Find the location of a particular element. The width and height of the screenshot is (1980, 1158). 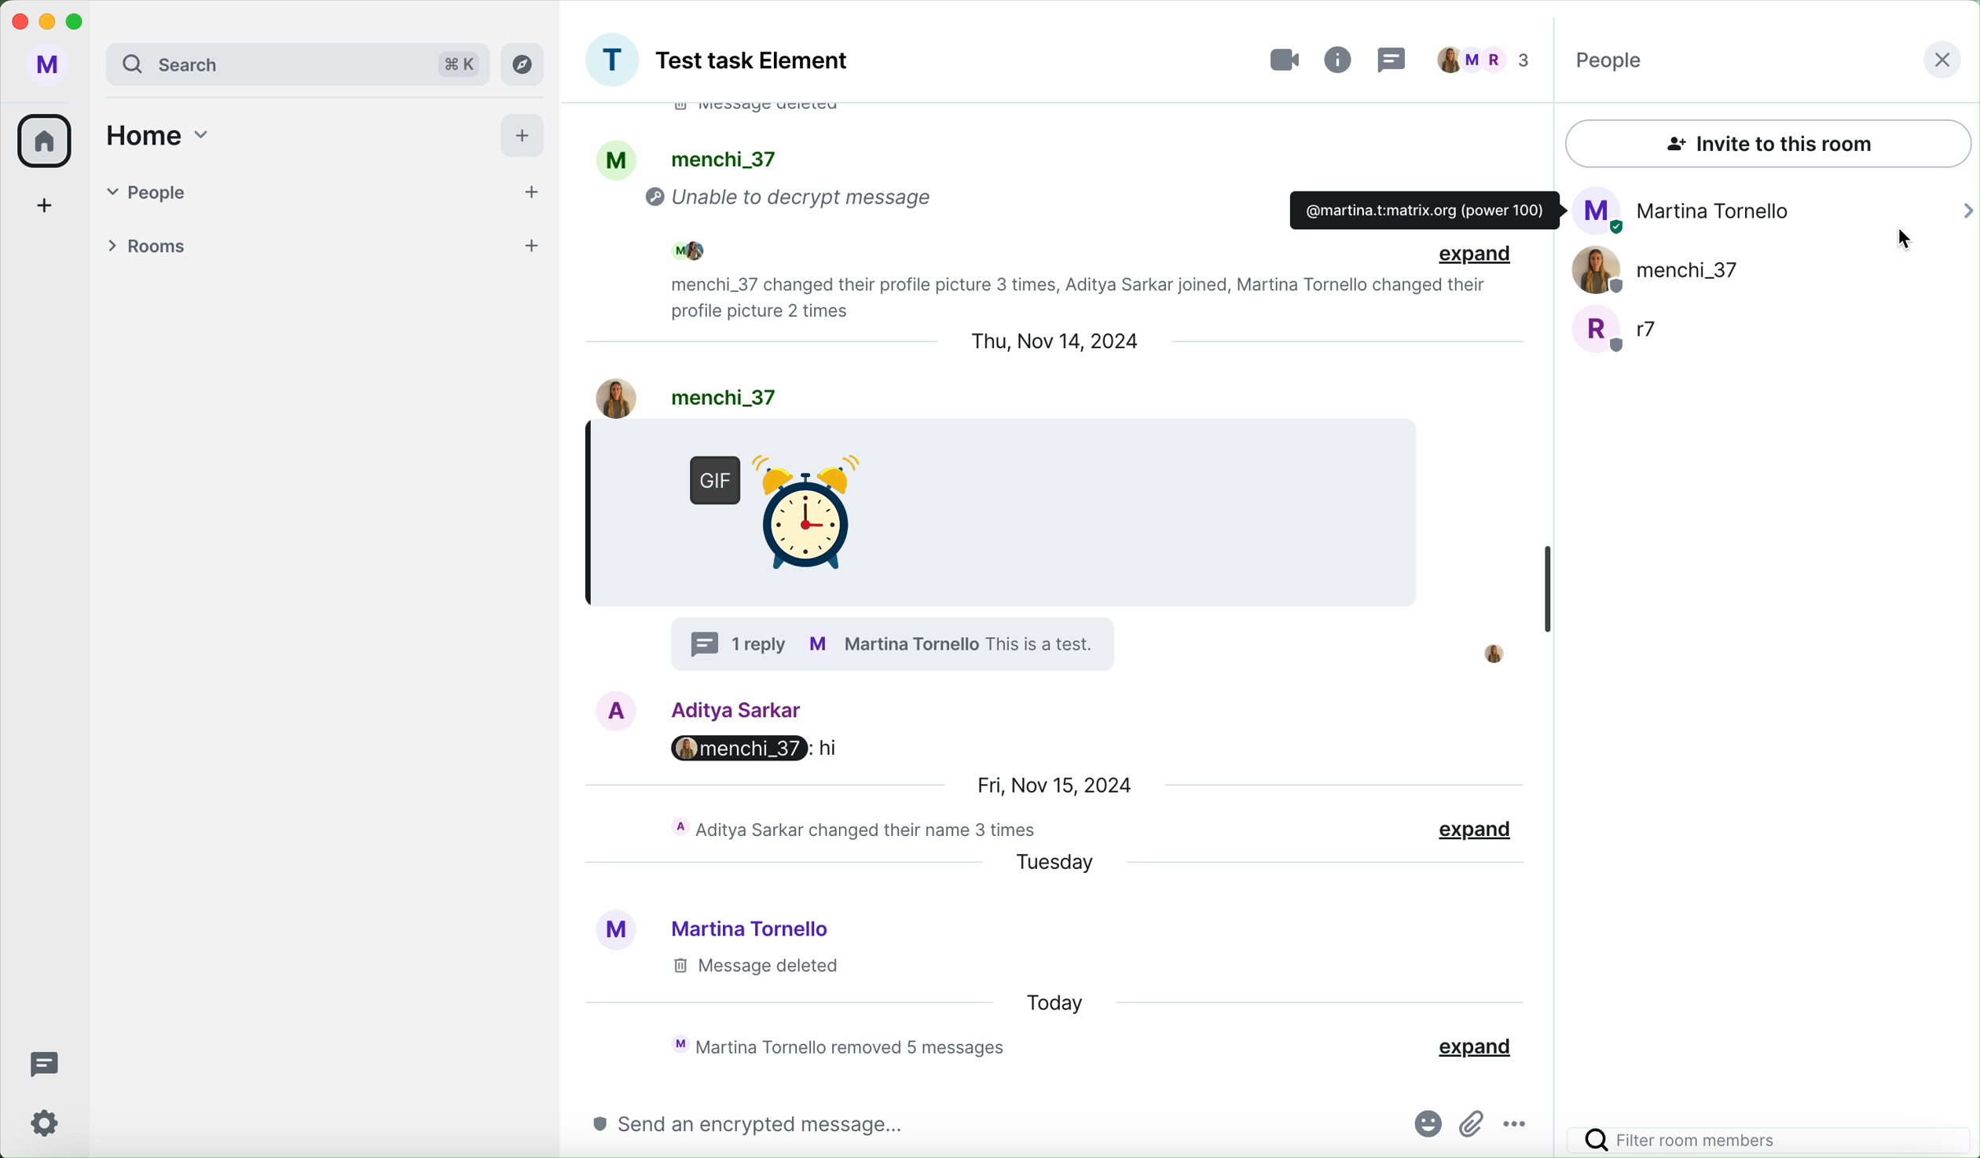

people is located at coordinates (719, 250).